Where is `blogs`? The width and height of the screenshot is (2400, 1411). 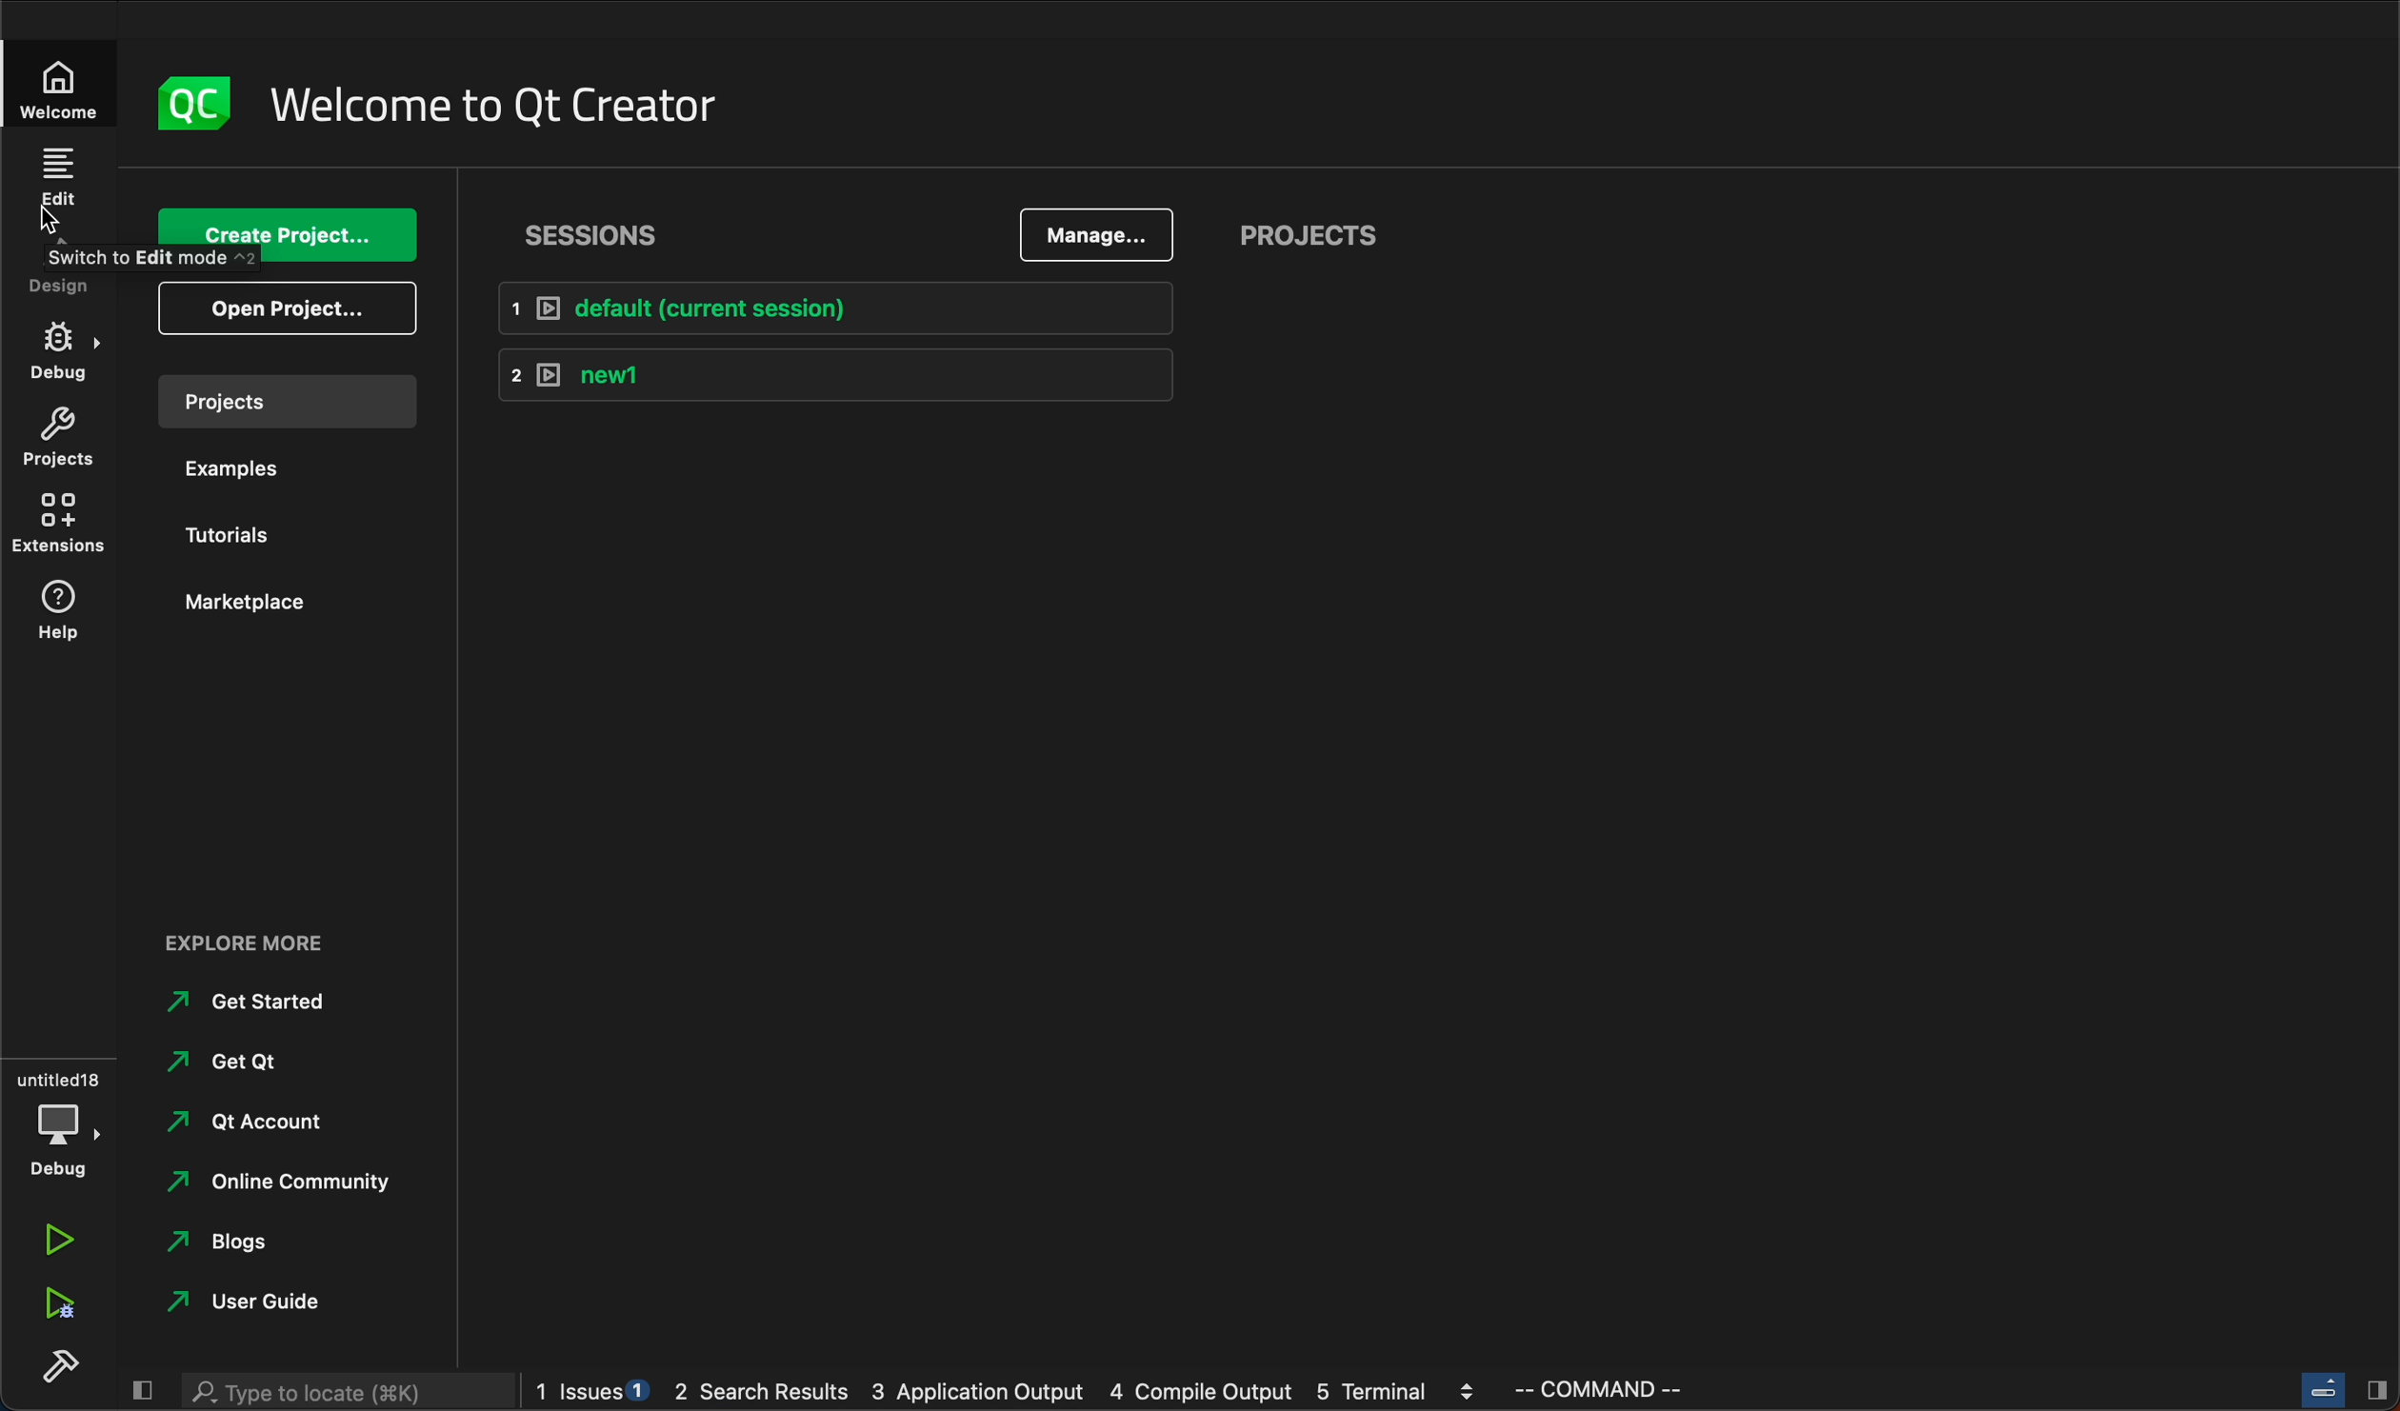
blogs is located at coordinates (252, 1242).